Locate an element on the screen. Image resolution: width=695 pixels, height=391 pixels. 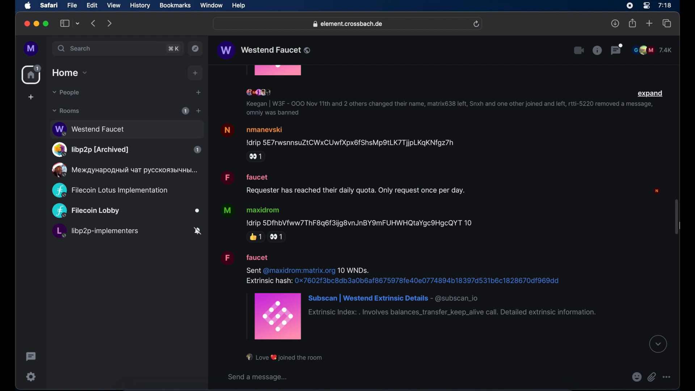
share is located at coordinates (633, 23).